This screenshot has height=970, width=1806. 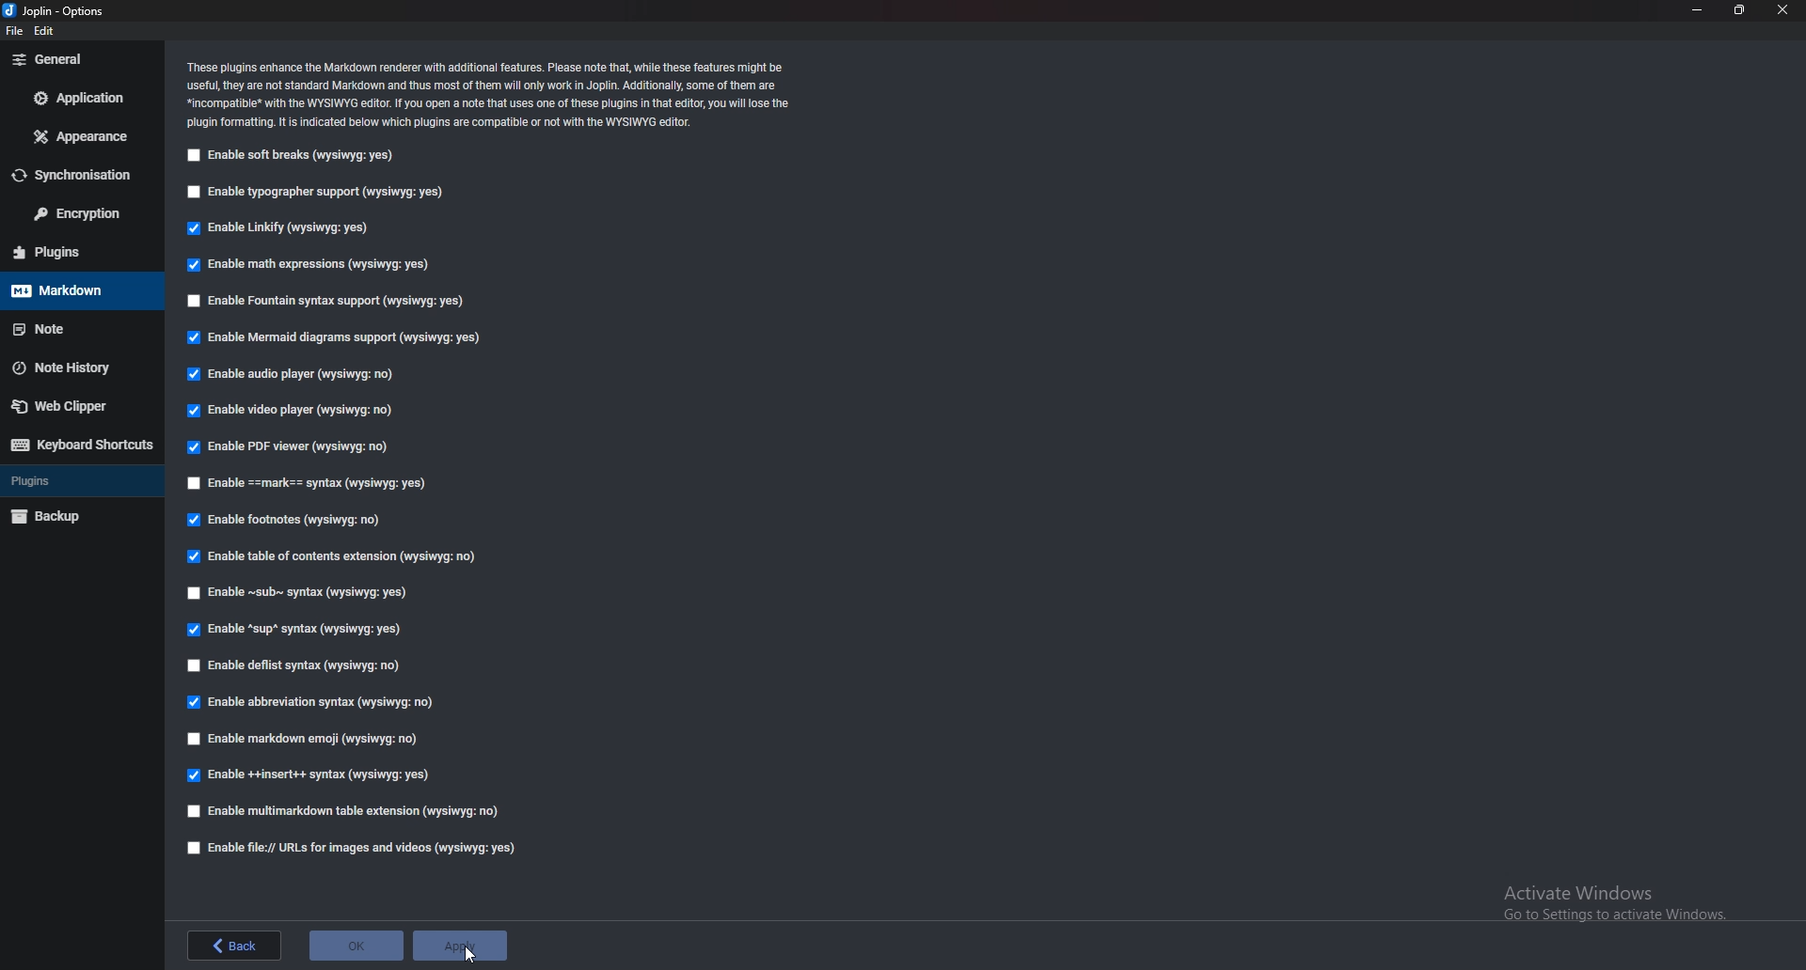 What do you see at coordinates (308, 775) in the screenshot?
I see `enable insert syntax` at bounding box center [308, 775].